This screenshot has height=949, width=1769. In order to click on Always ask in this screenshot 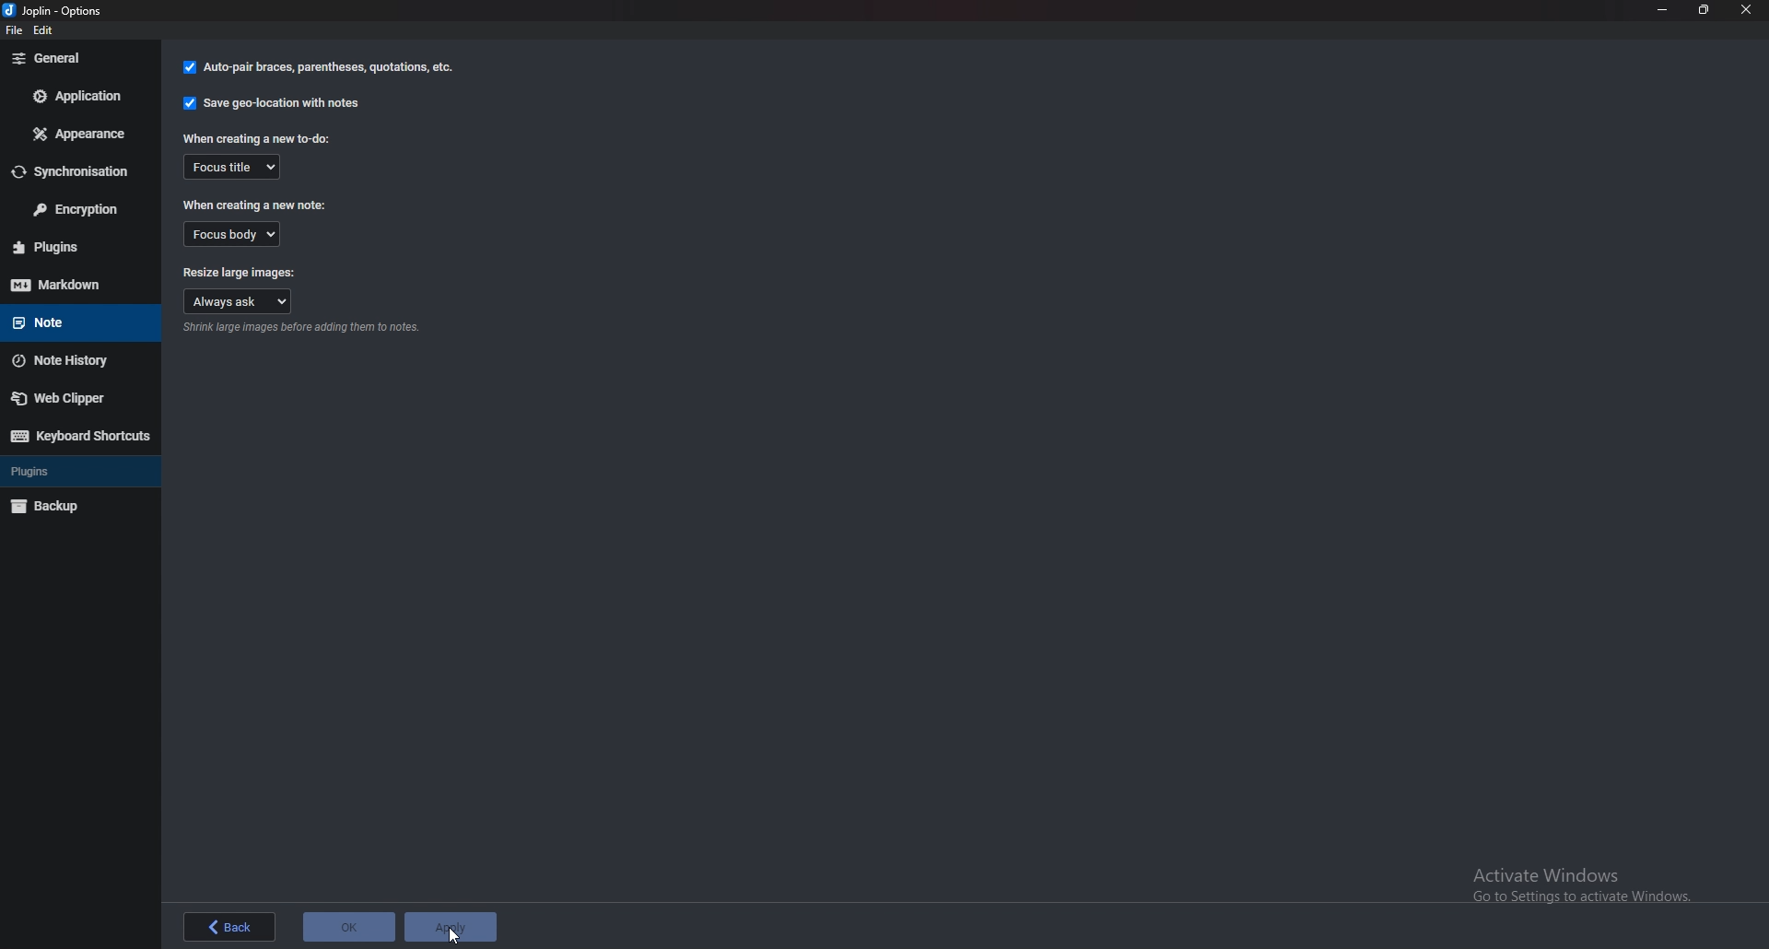, I will do `click(240, 301)`.